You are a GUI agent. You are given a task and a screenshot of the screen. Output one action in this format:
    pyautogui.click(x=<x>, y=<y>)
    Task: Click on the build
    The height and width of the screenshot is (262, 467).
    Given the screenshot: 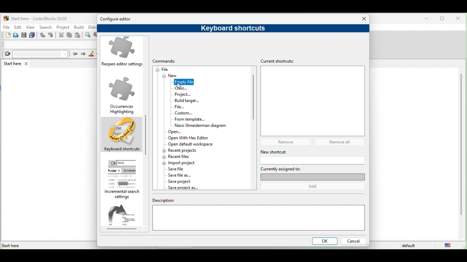 What is the action you would take?
    pyautogui.click(x=80, y=27)
    